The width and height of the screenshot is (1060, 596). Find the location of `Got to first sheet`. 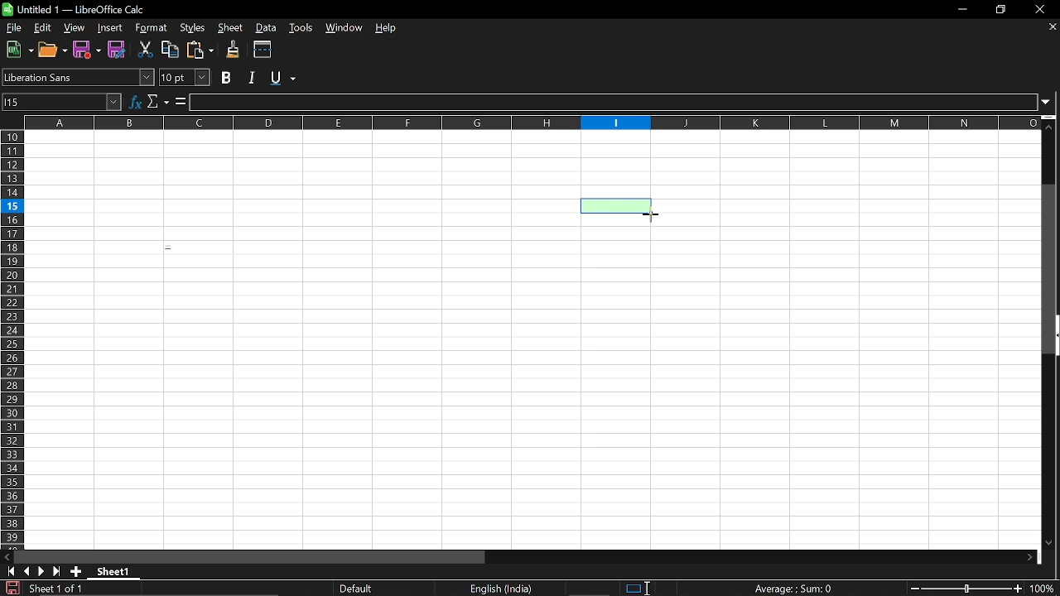

Got to first sheet is located at coordinates (12, 571).